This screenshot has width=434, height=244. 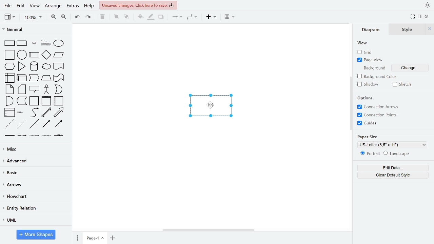 I want to click on general shapes, so click(x=34, y=101).